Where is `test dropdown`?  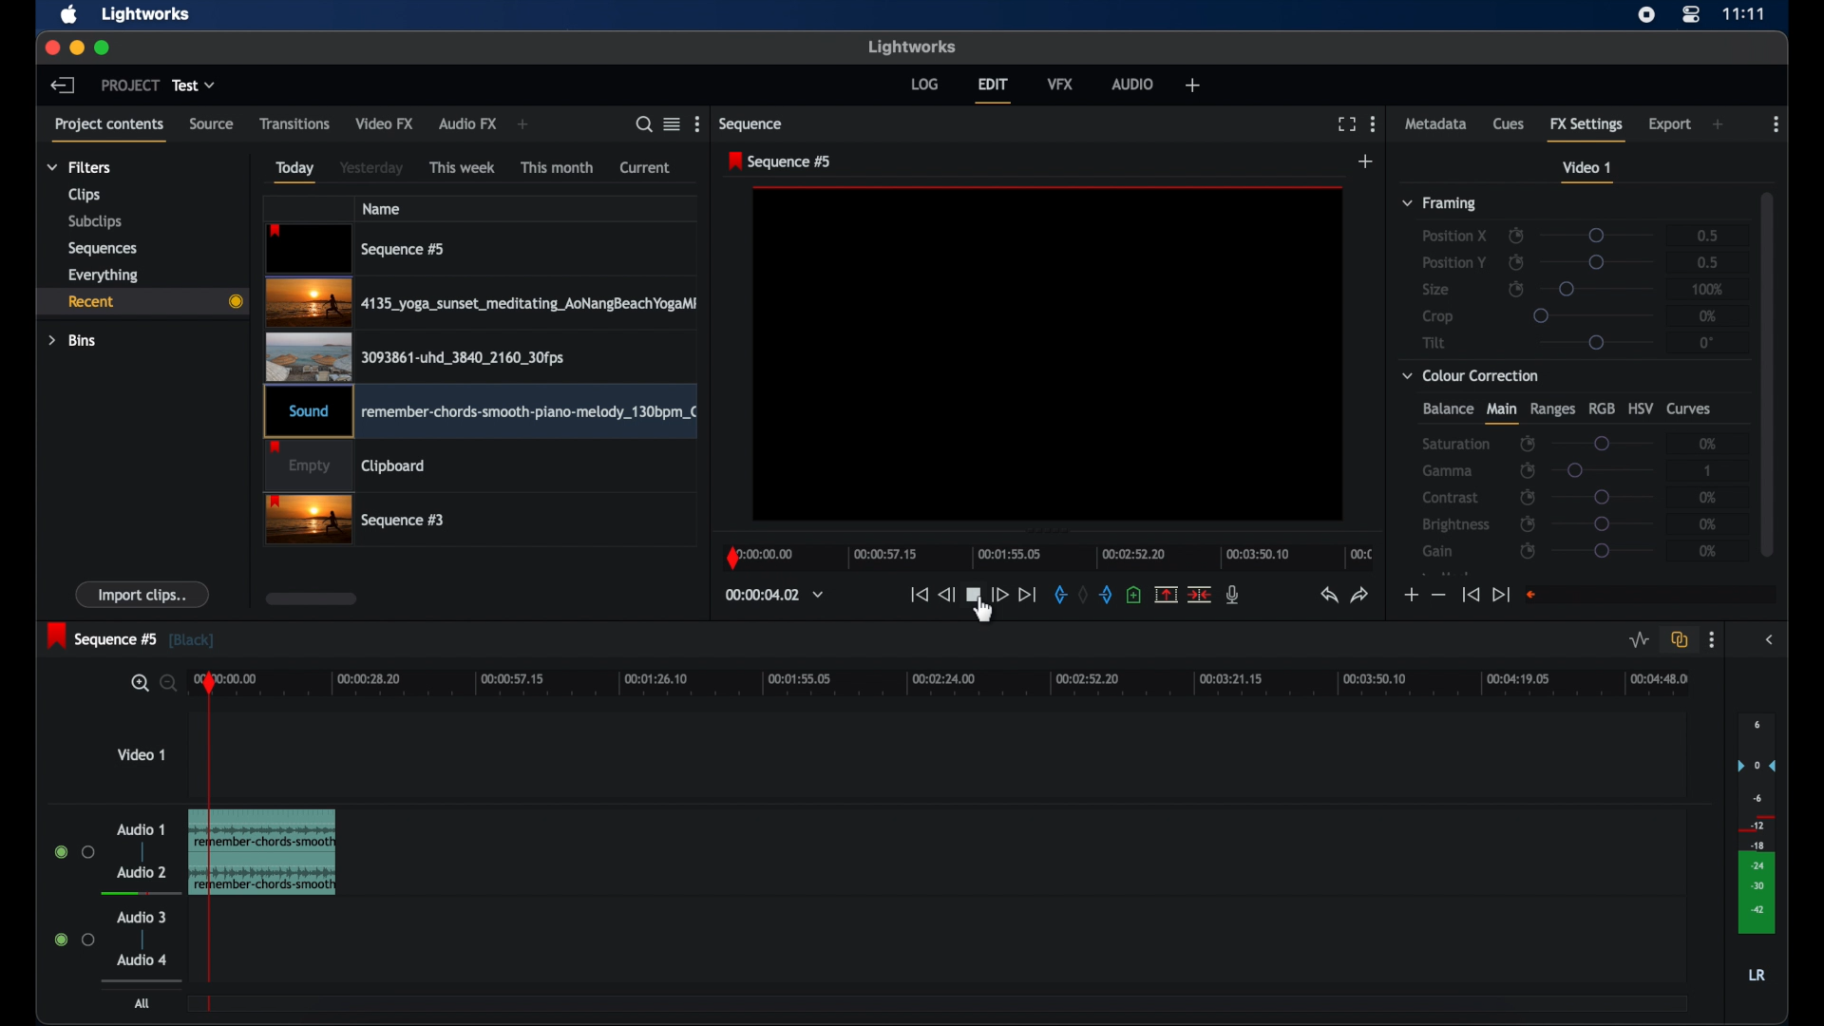
test dropdown is located at coordinates (194, 85).